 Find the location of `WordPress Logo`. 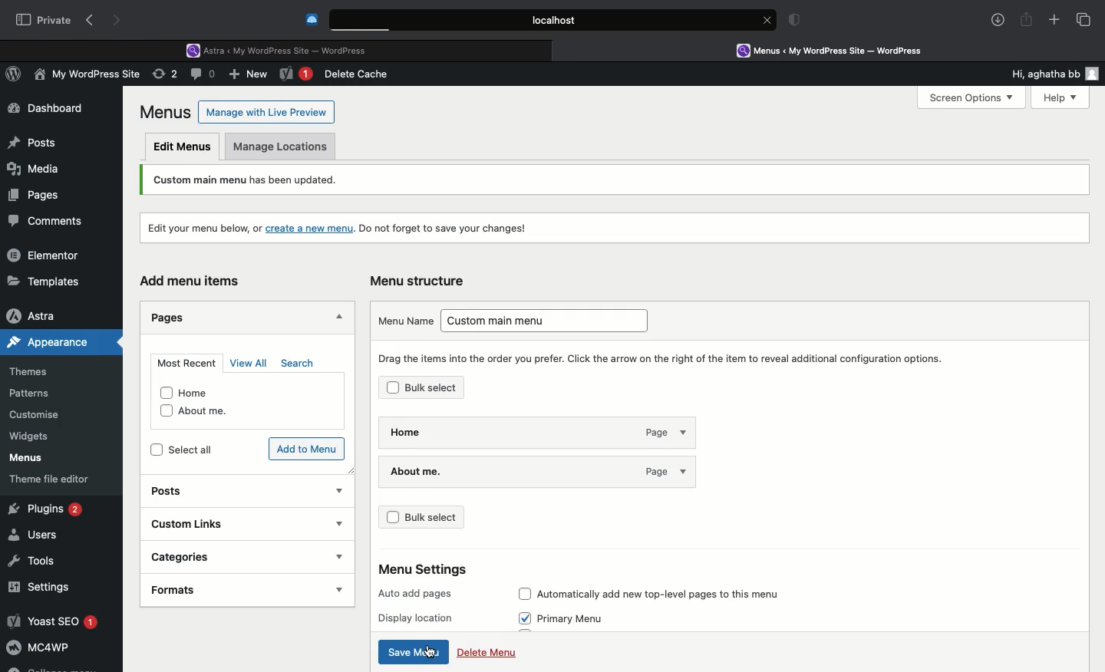

WordPress Logo is located at coordinates (16, 76).